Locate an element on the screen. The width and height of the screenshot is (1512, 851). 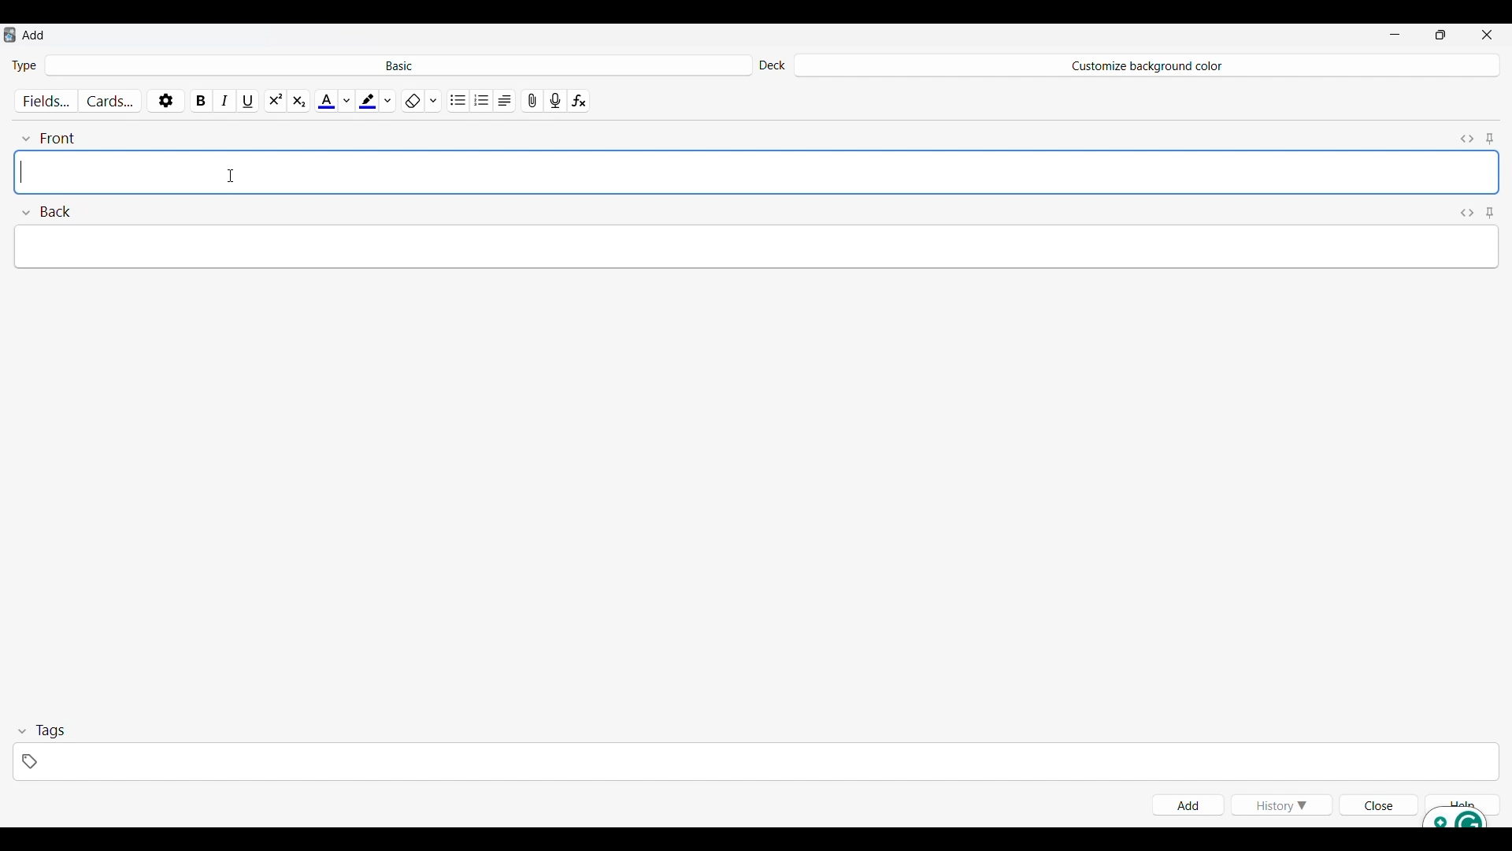
Cursor is located at coordinates (230, 176).